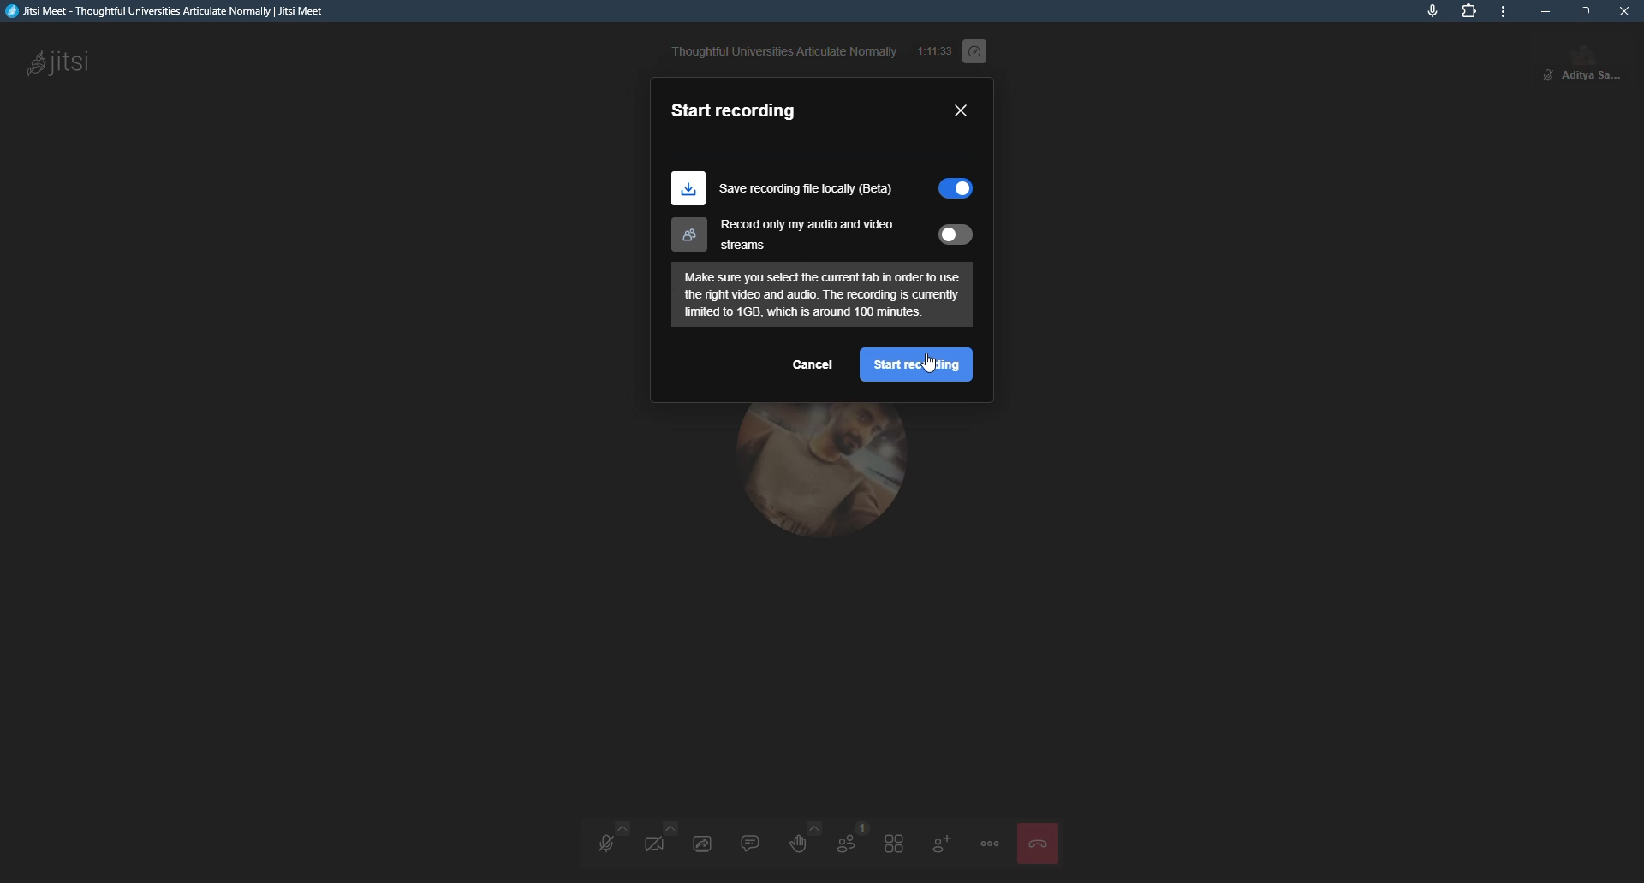 The width and height of the screenshot is (1644, 883). Describe the element at coordinates (801, 840) in the screenshot. I see `raise hand` at that location.